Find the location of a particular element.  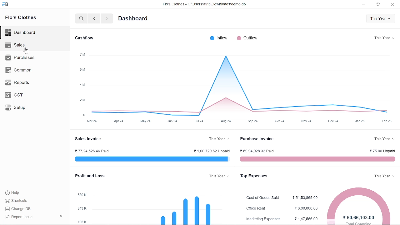

bar graph is located at coordinates (173, 209).